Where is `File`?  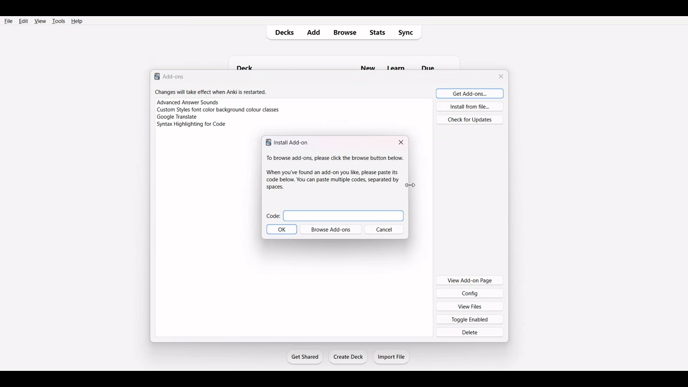 File is located at coordinates (9, 20).